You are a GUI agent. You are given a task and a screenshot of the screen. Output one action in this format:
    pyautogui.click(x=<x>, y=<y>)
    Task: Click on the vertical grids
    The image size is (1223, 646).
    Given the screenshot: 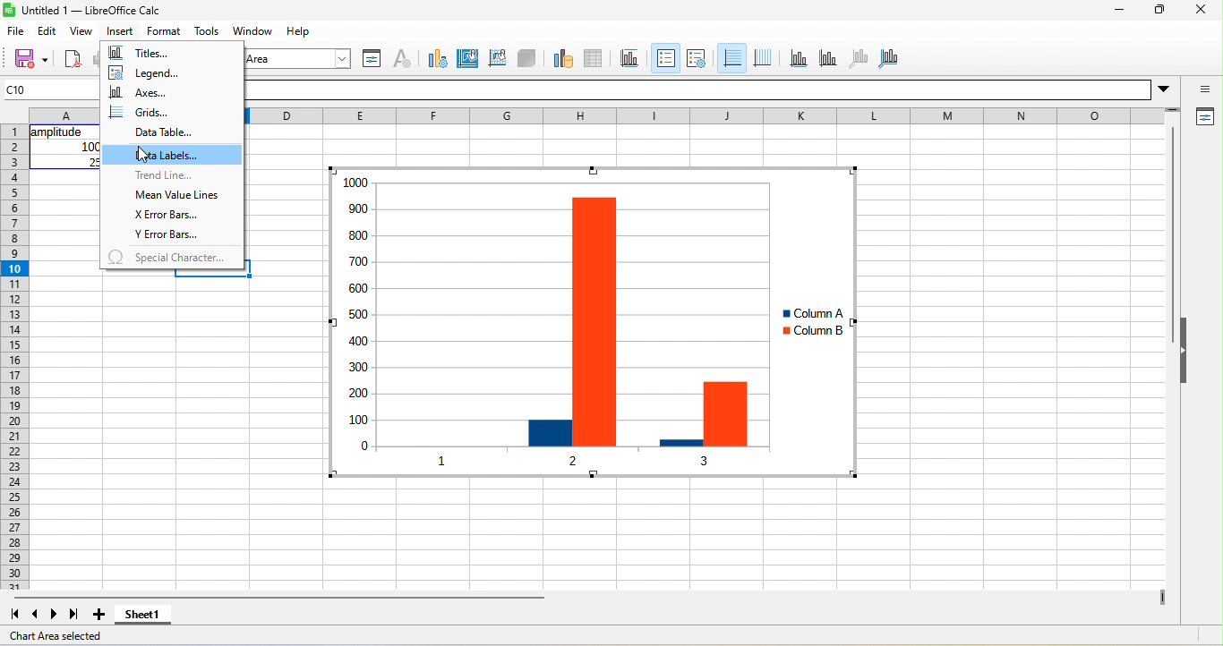 What is the action you would take?
    pyautogui.click(x=763, y=58)
    